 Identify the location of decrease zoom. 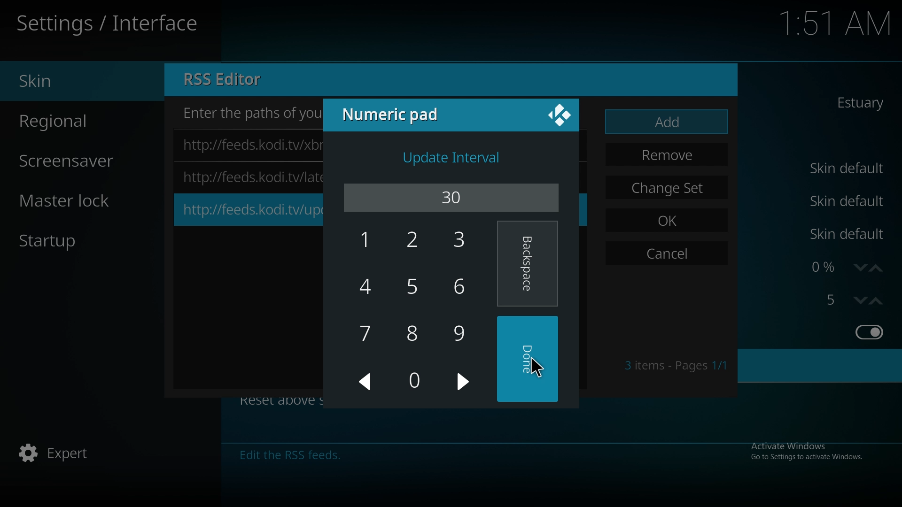
(857, 300).